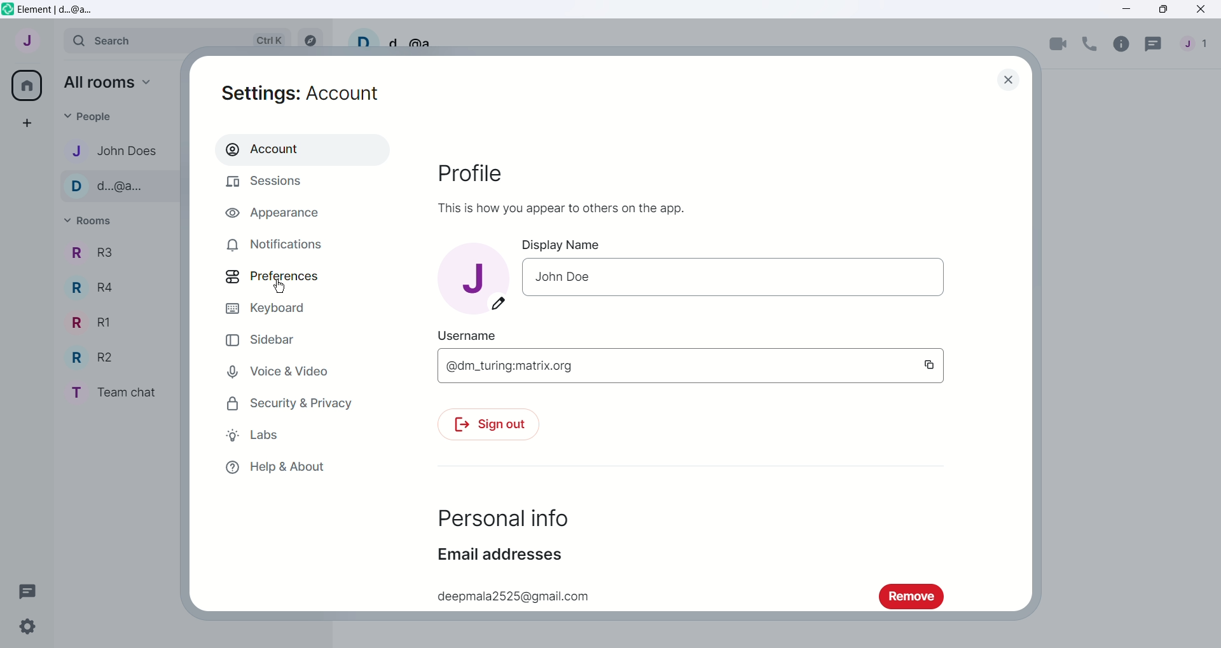 This screenshot has height=648, width=1221. What do you see at coordinates (91, 118) in the screenshot?
I see `People ` at bounding box center [91, 118].